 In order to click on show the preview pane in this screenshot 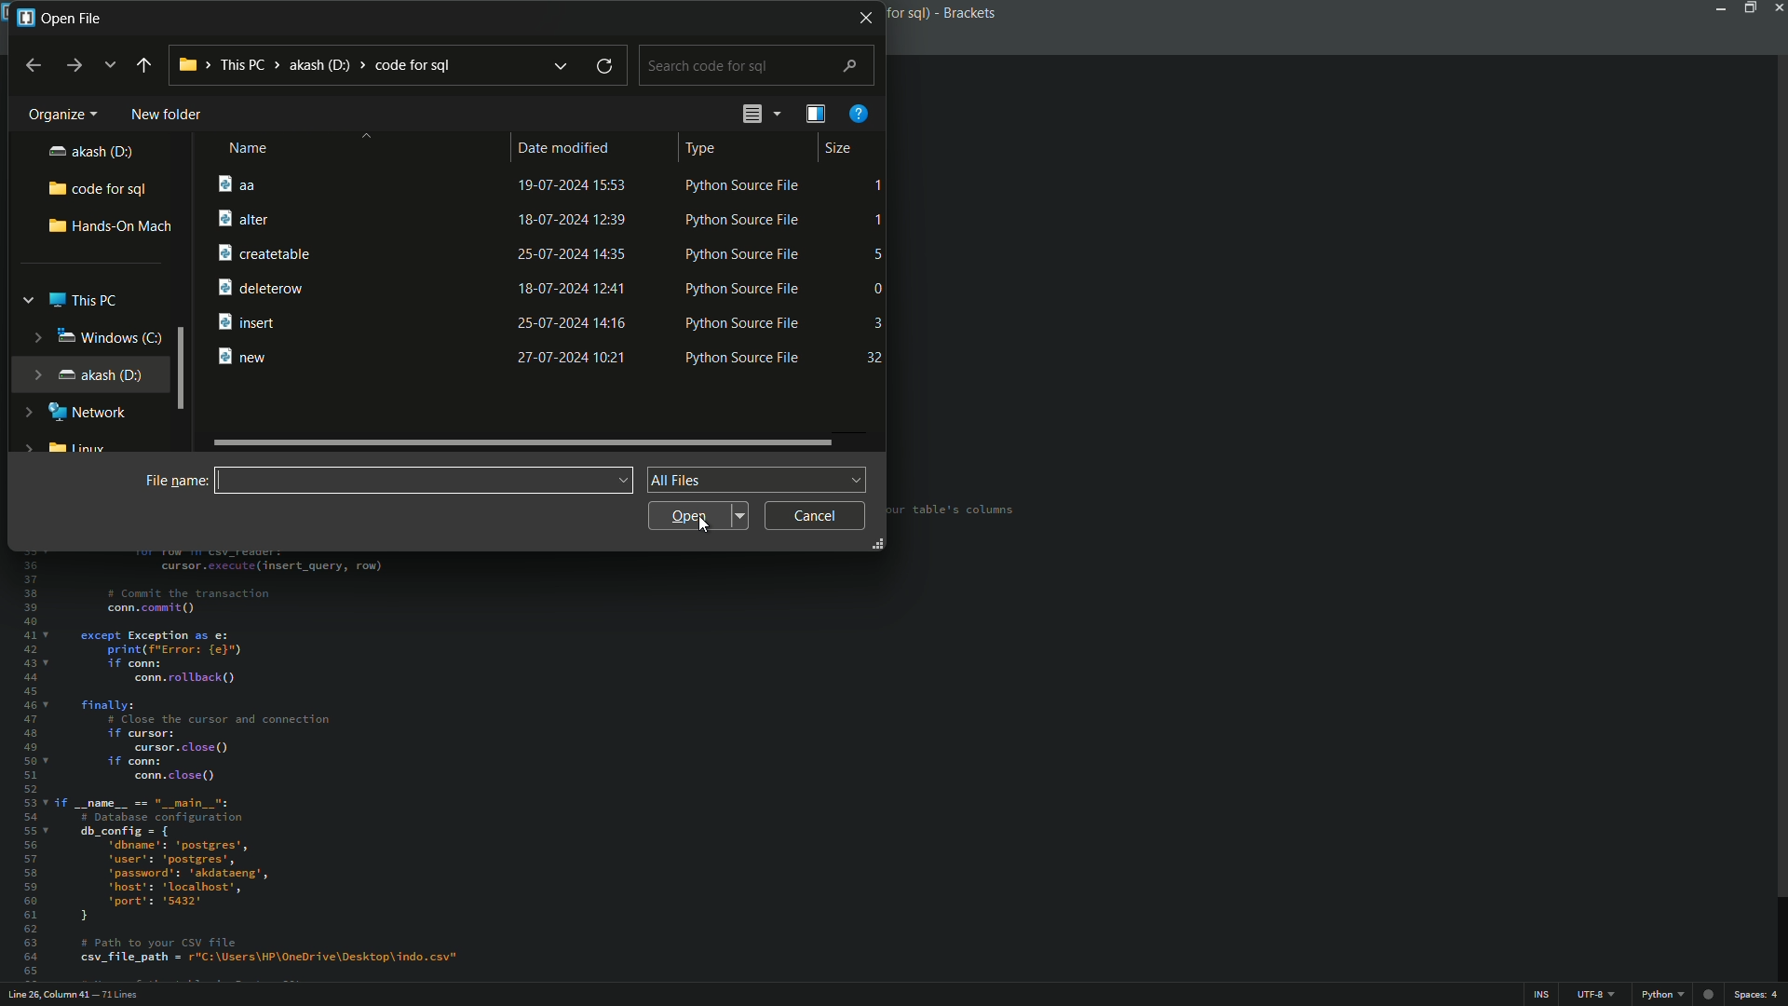, I will do `click(814, 114)`.